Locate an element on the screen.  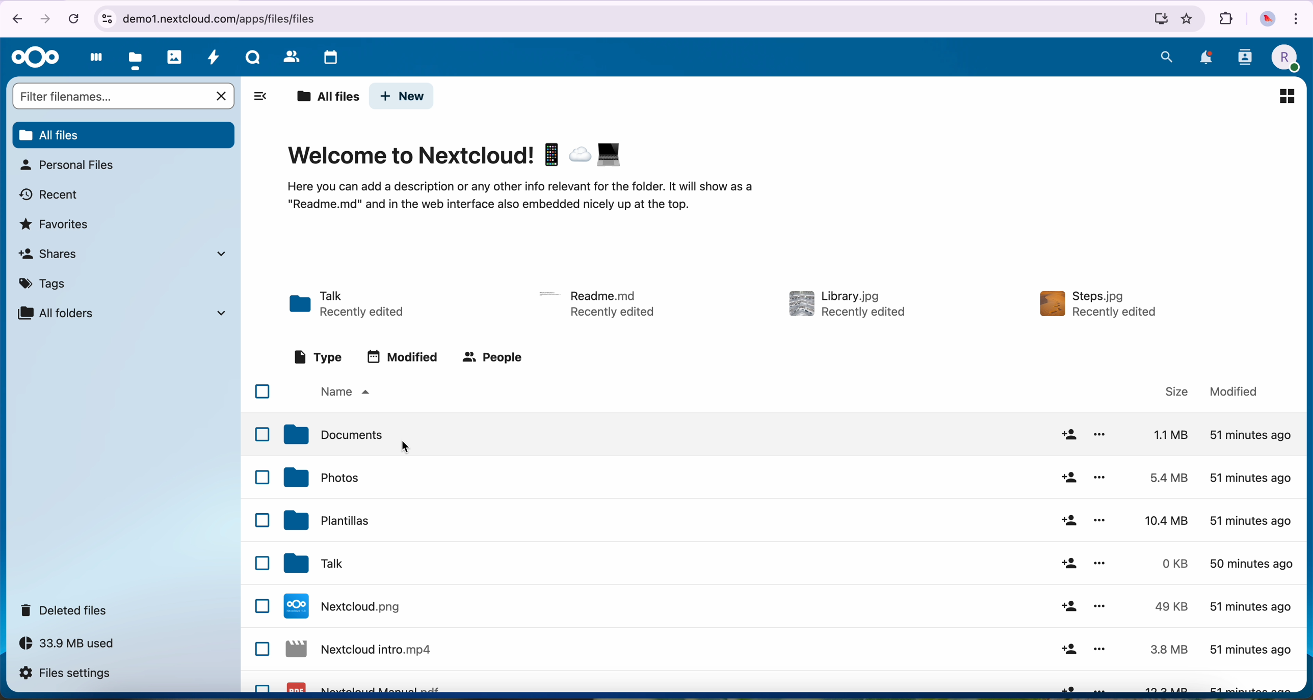
files settings is located at coordinates (67, 674).